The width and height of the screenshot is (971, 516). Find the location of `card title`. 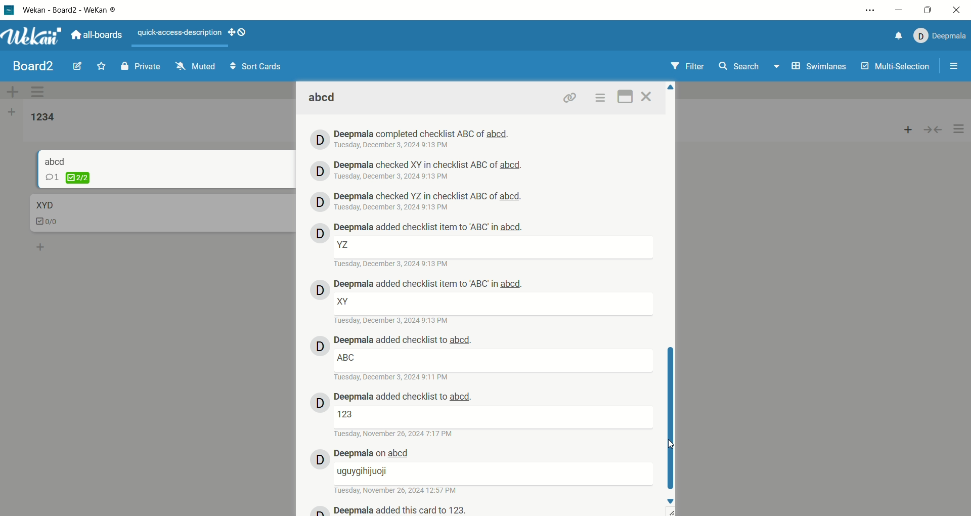

card title is located at coordinates (324, 98).